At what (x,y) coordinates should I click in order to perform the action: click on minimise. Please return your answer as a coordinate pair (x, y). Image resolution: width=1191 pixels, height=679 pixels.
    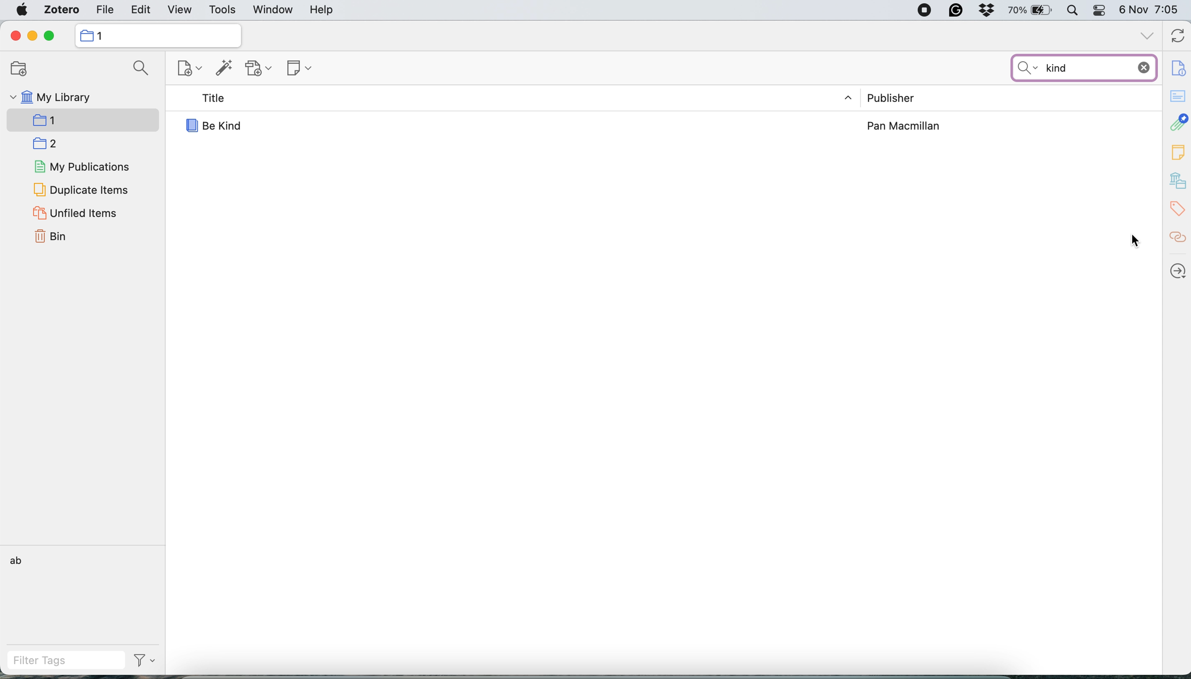
    Looking at the image, I should click on (32, 36).